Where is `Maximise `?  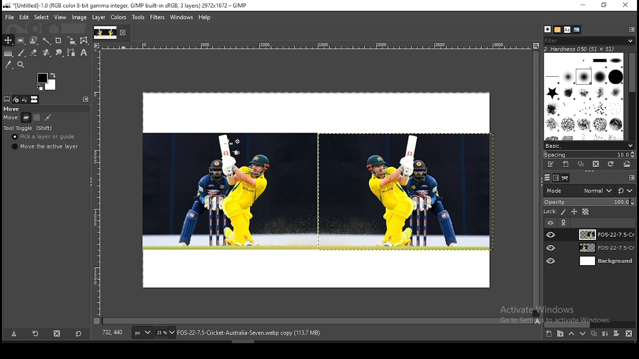
Maximise  is located at coordinates (605, 5).